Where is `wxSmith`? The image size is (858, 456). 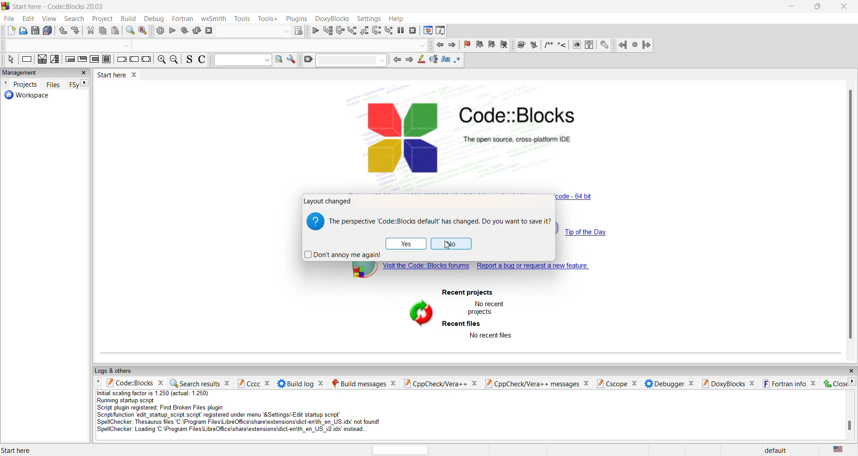
wxSmith is located at coordinates (214, 18).